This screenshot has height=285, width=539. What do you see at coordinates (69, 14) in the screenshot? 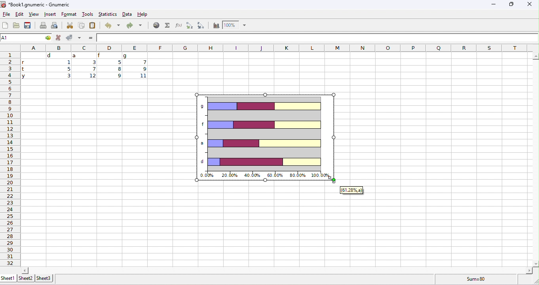
I see `format` at bounding box center [69, 14].